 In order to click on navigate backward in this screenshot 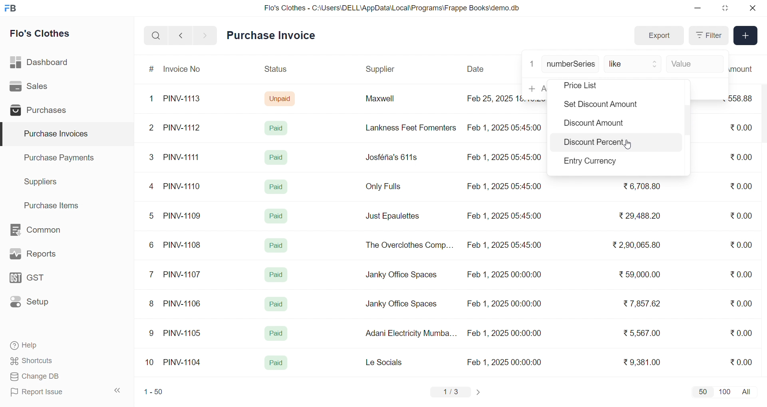, I will do `click(181, 35)`.